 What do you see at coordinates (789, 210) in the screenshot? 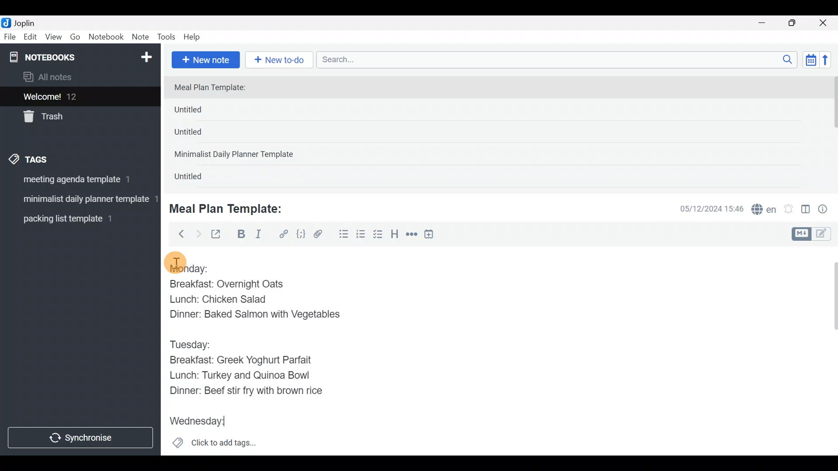
I see `Set alarm` at bounding box center [789, 210].